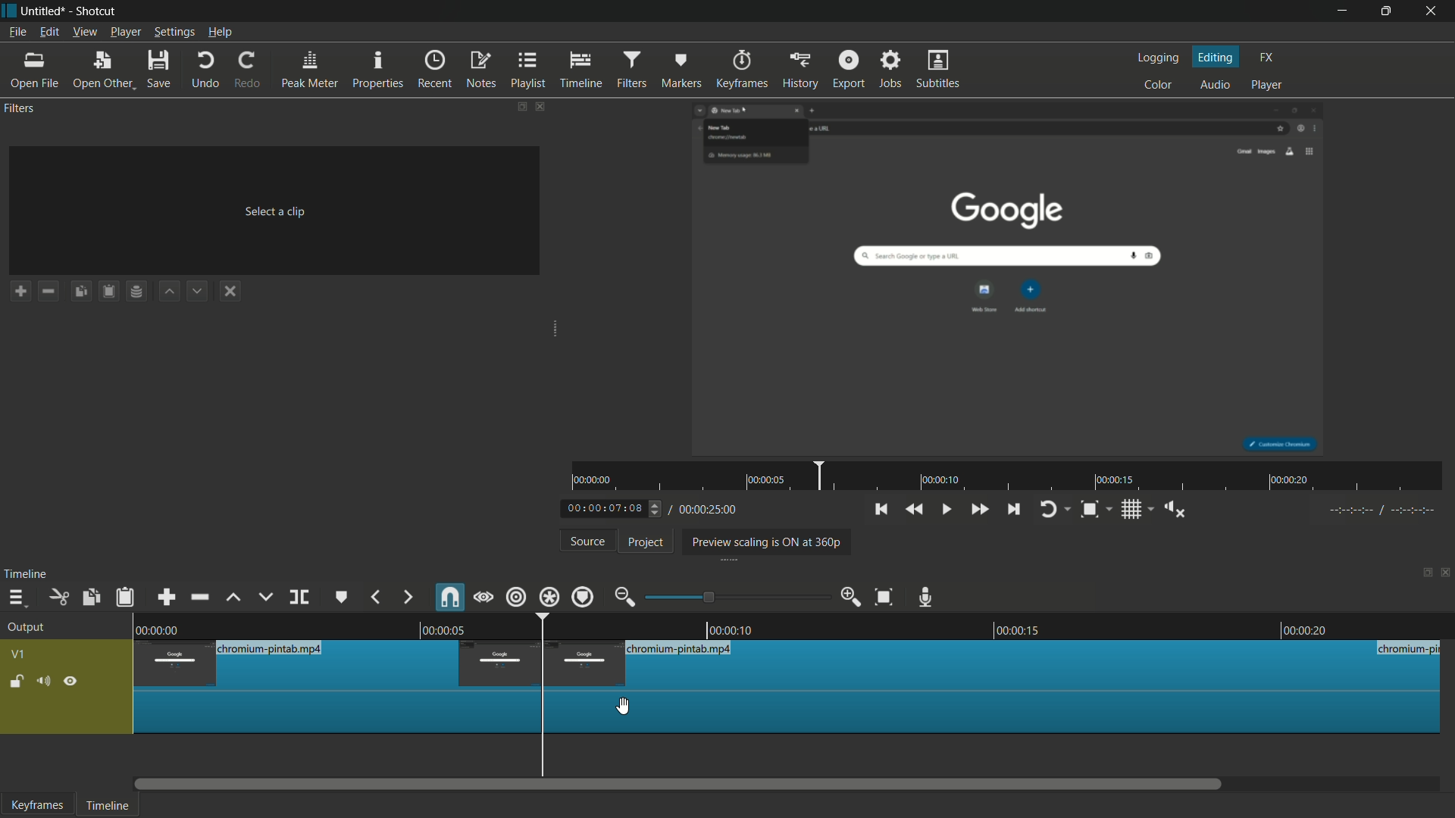  Describe the element at coordinates (89, 598) in the screenshot. I see `copy checked filters` at that location.